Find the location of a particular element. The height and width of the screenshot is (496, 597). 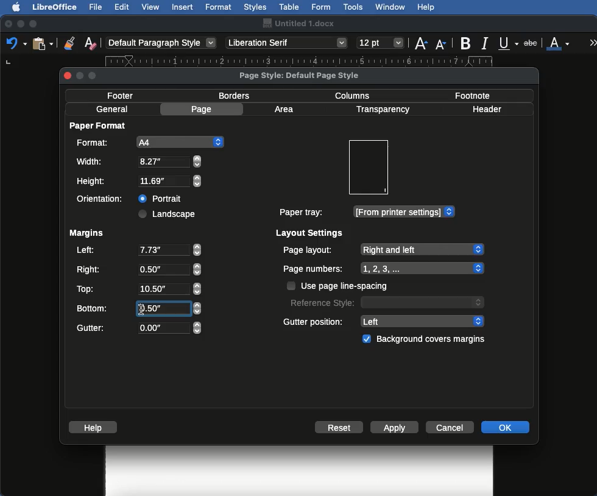

Window is located at coordinates (390, 7).